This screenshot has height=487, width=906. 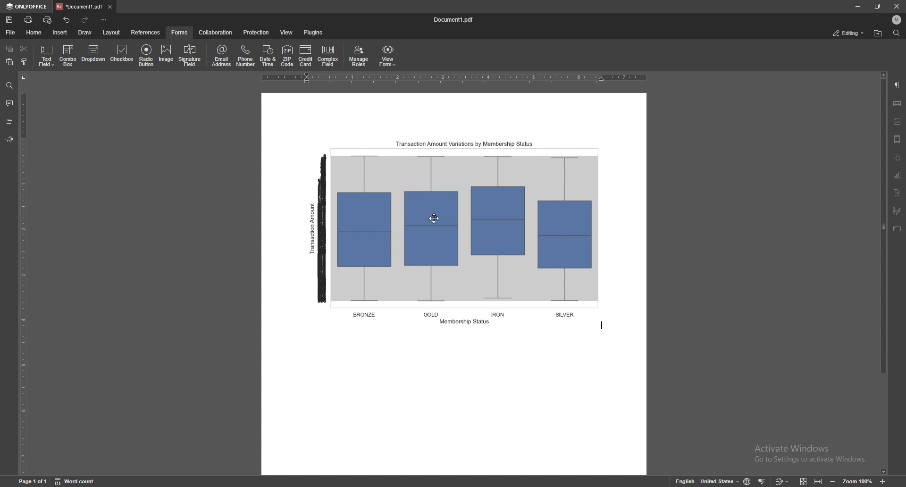 I want to click on credit card, so click(x=305, y=56).